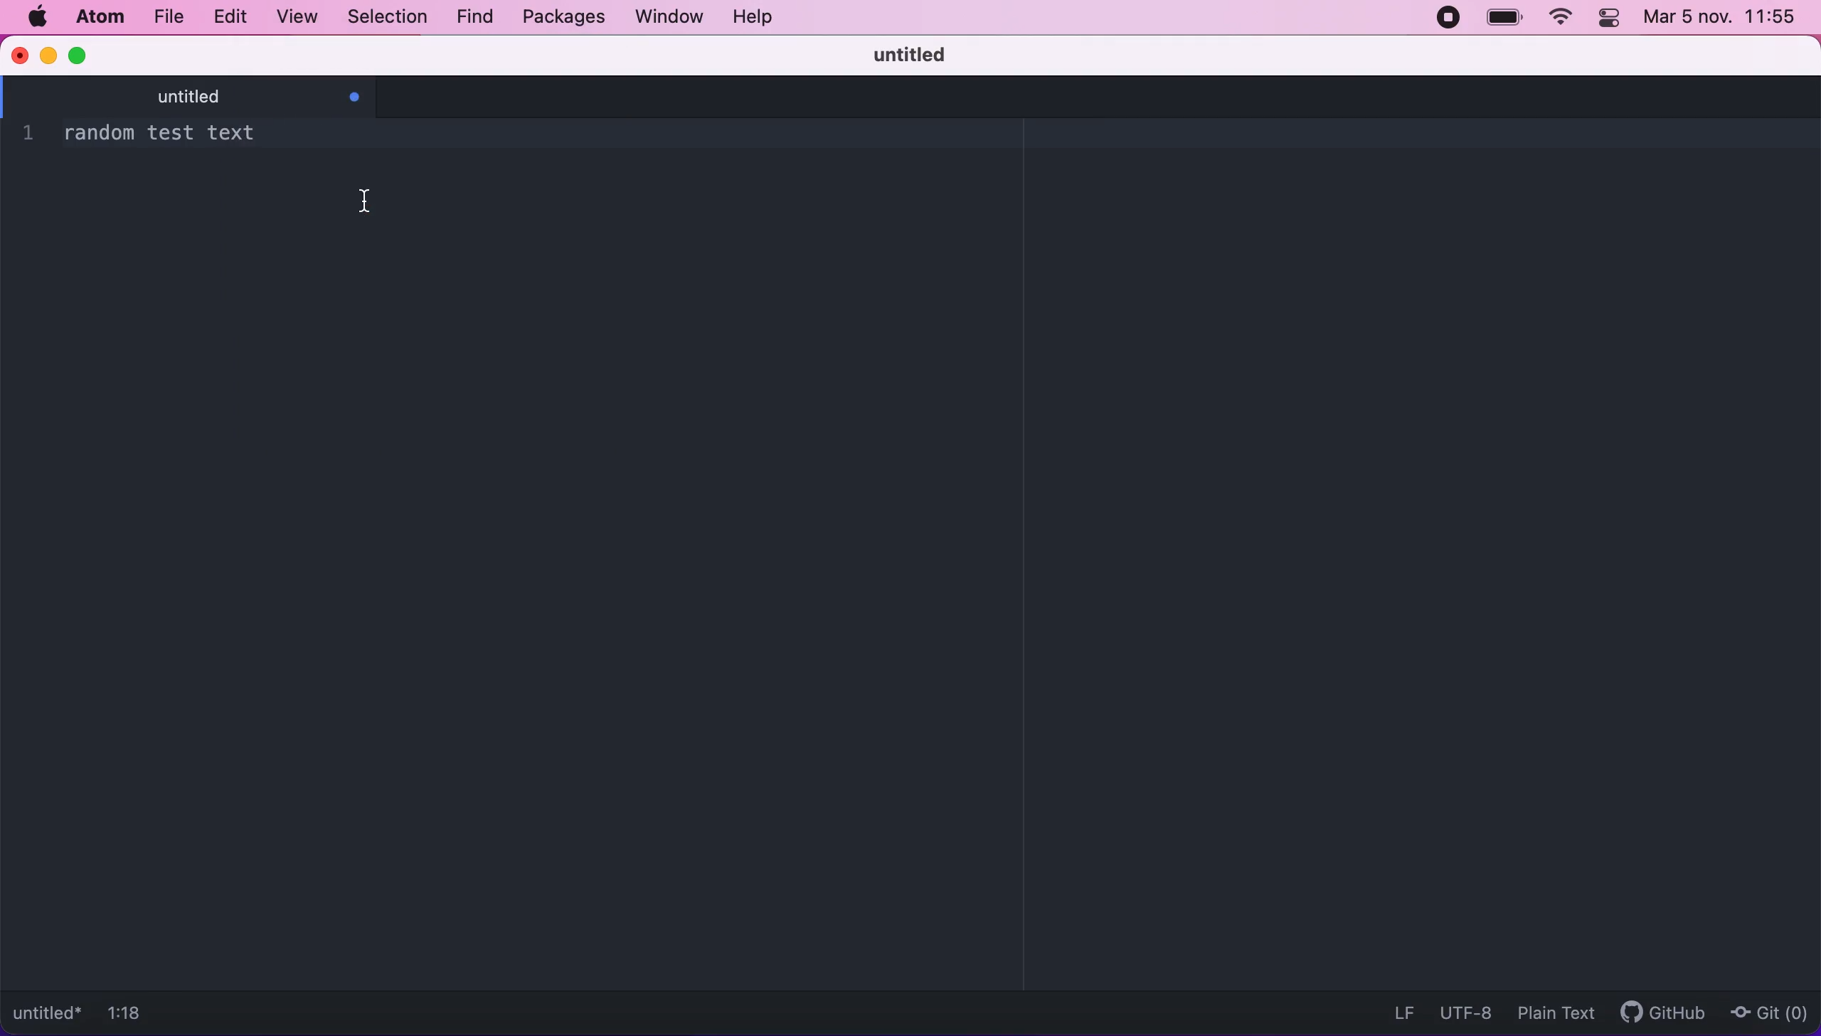 The height and width of the screenshot is (1036, 1821). I want to click on packages, so click(561, 17).